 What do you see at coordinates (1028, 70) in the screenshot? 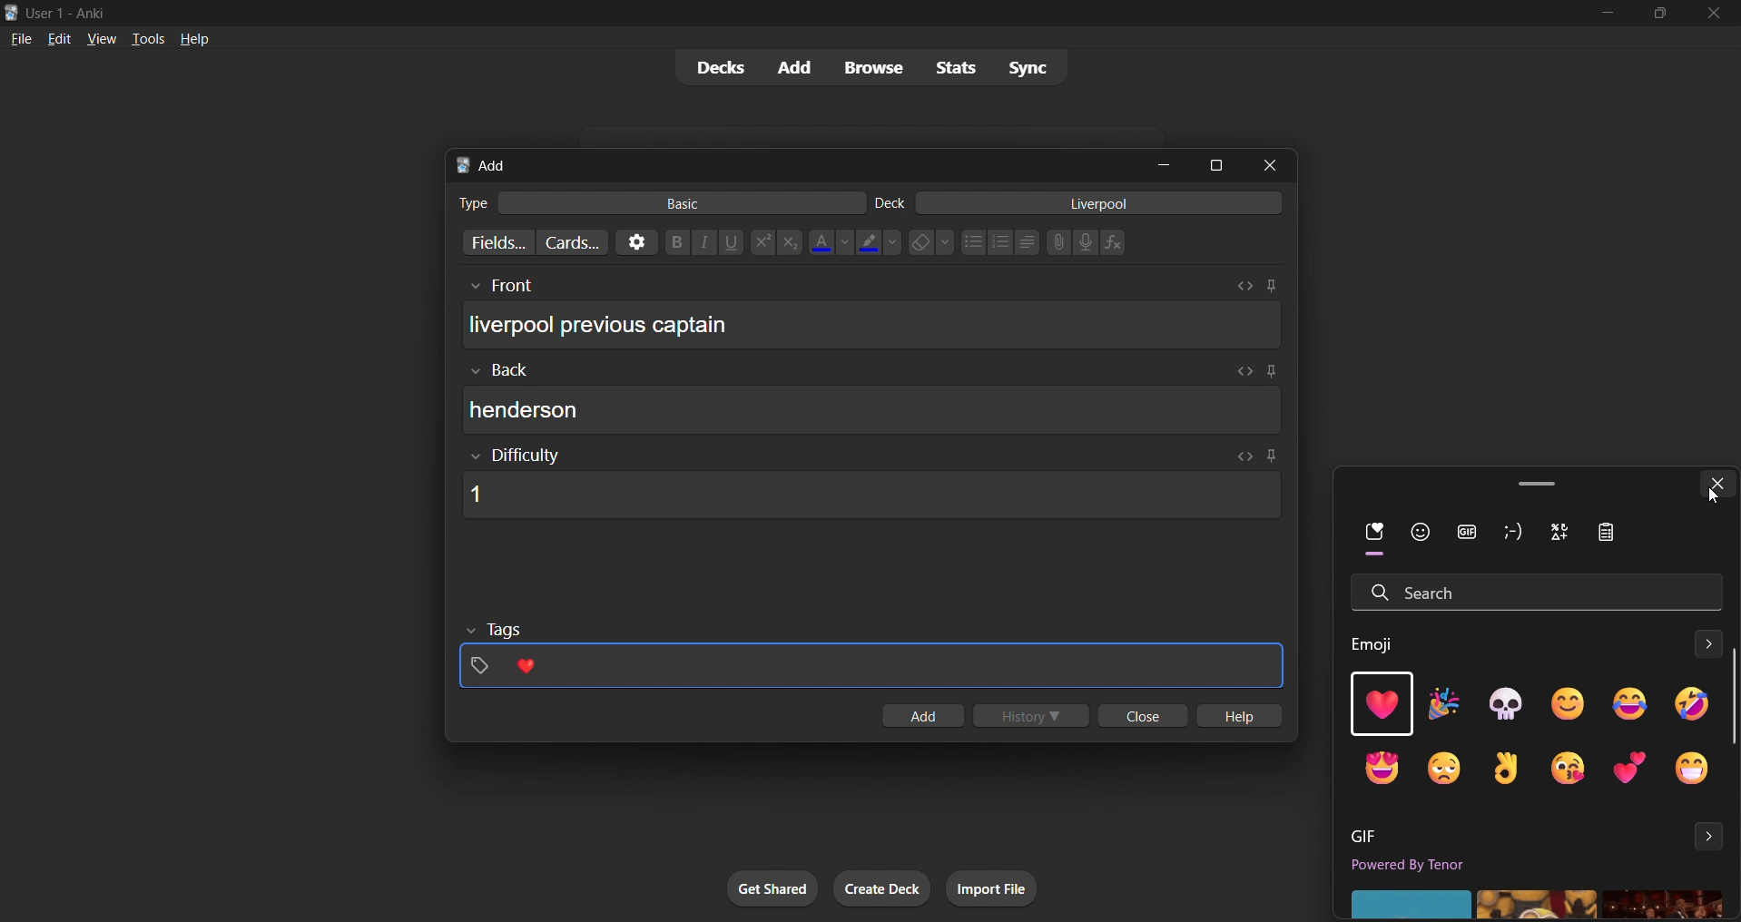
I see `sync` at bounding box center [1028, 70].